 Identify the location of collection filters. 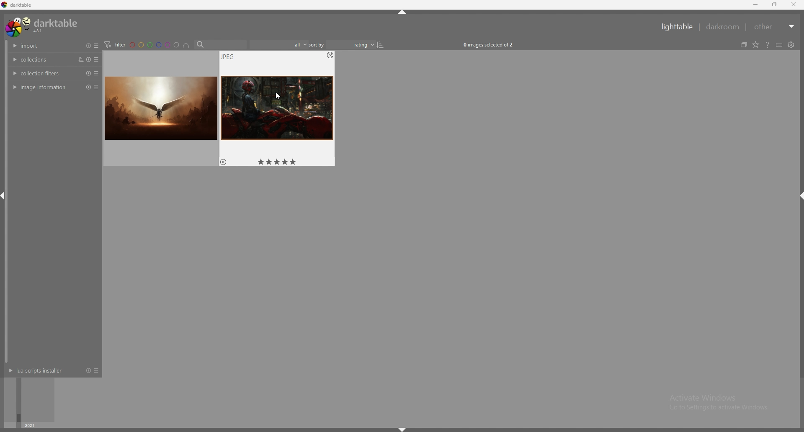
(41, 73).